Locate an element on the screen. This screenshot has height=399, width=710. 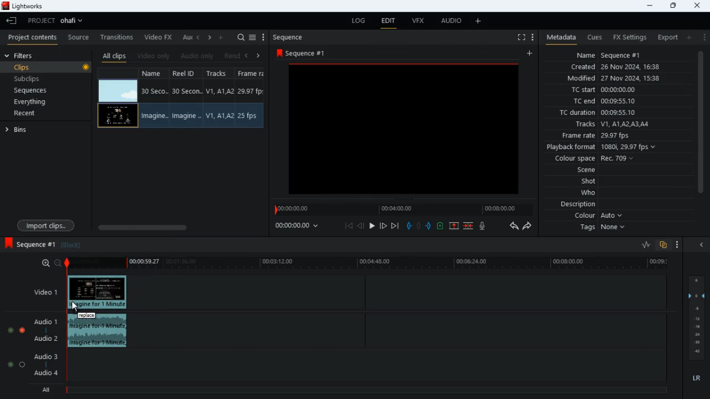
lr is located at coordinates (697, 378).